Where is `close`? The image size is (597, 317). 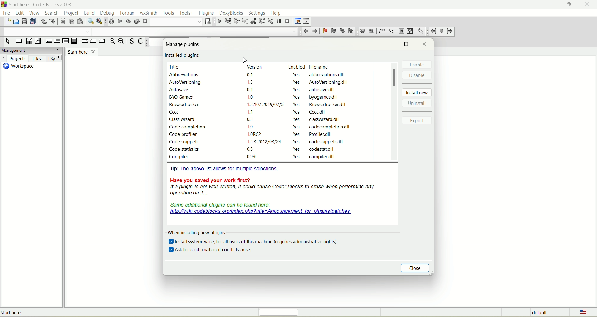 close is located at coordinates (417, 268).